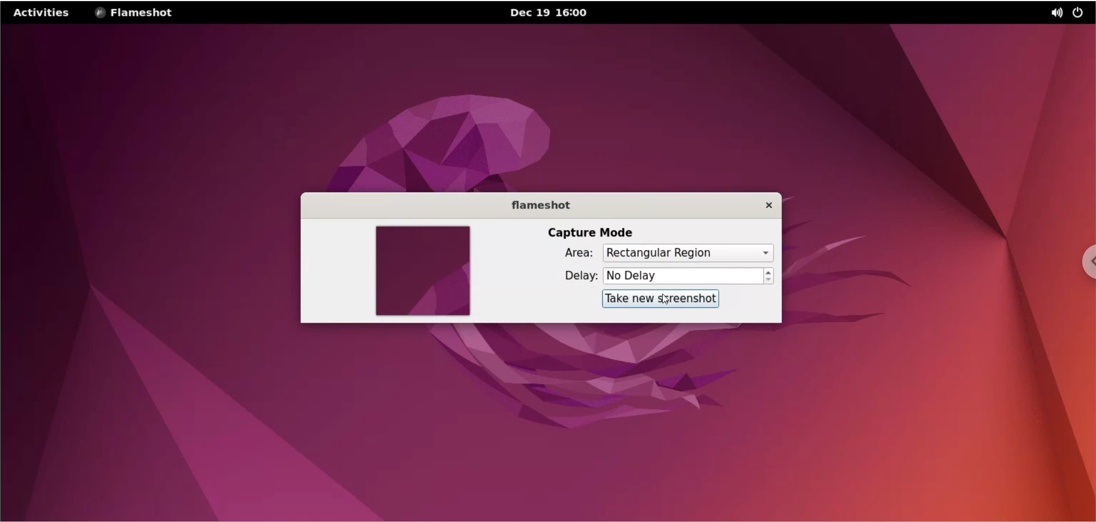 The image size is (1096, 522). What do you see at coordinates (575, 254) in the screenshot?
I see `area label` at bounding box center [575, 254].